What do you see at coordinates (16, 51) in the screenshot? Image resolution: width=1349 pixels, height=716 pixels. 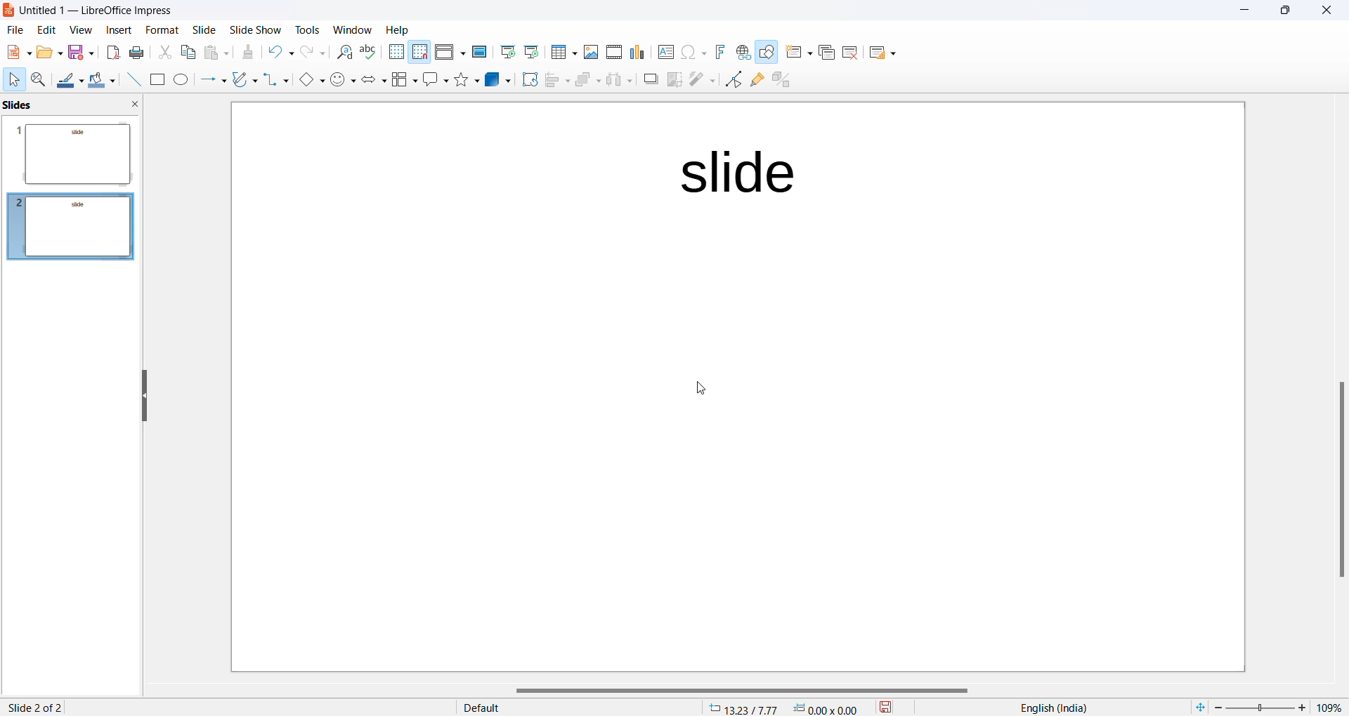 I see `New file` at bounding box center [16, 51].